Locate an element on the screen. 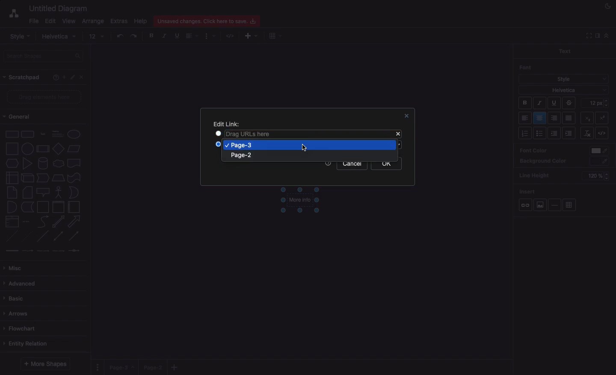 The height and width of the screenshot is (375, 616). cylinder is located at coordinates (43, 163).